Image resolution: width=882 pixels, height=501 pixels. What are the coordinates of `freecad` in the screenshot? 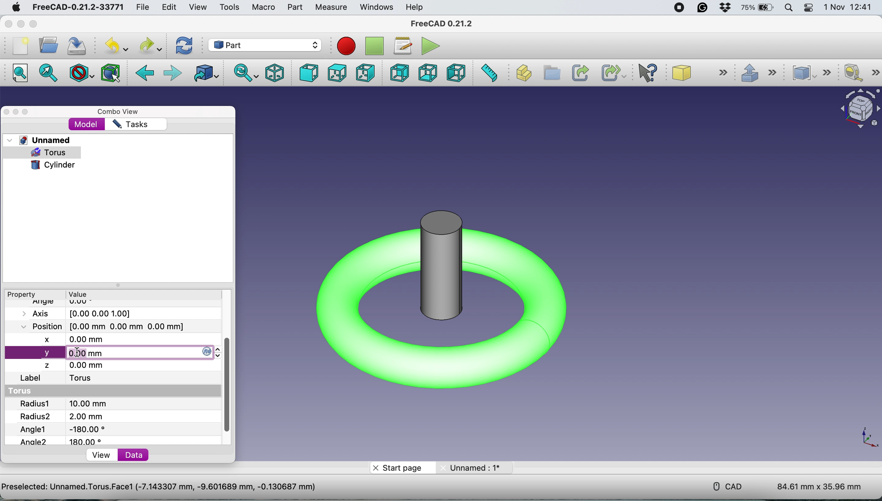 It's located at (441, 23).